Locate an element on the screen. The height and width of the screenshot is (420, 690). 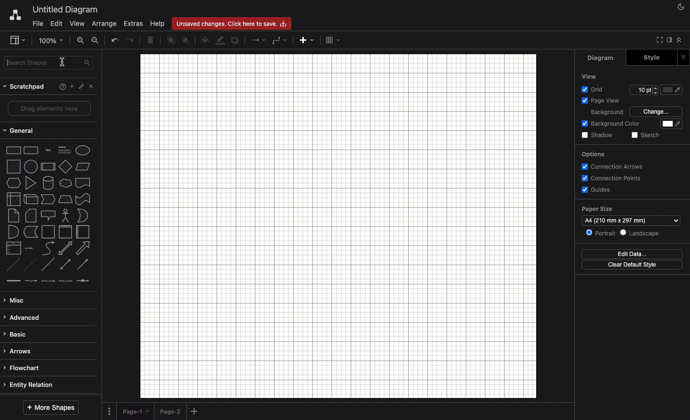
Zoom in is located at coordinates (81, 40).